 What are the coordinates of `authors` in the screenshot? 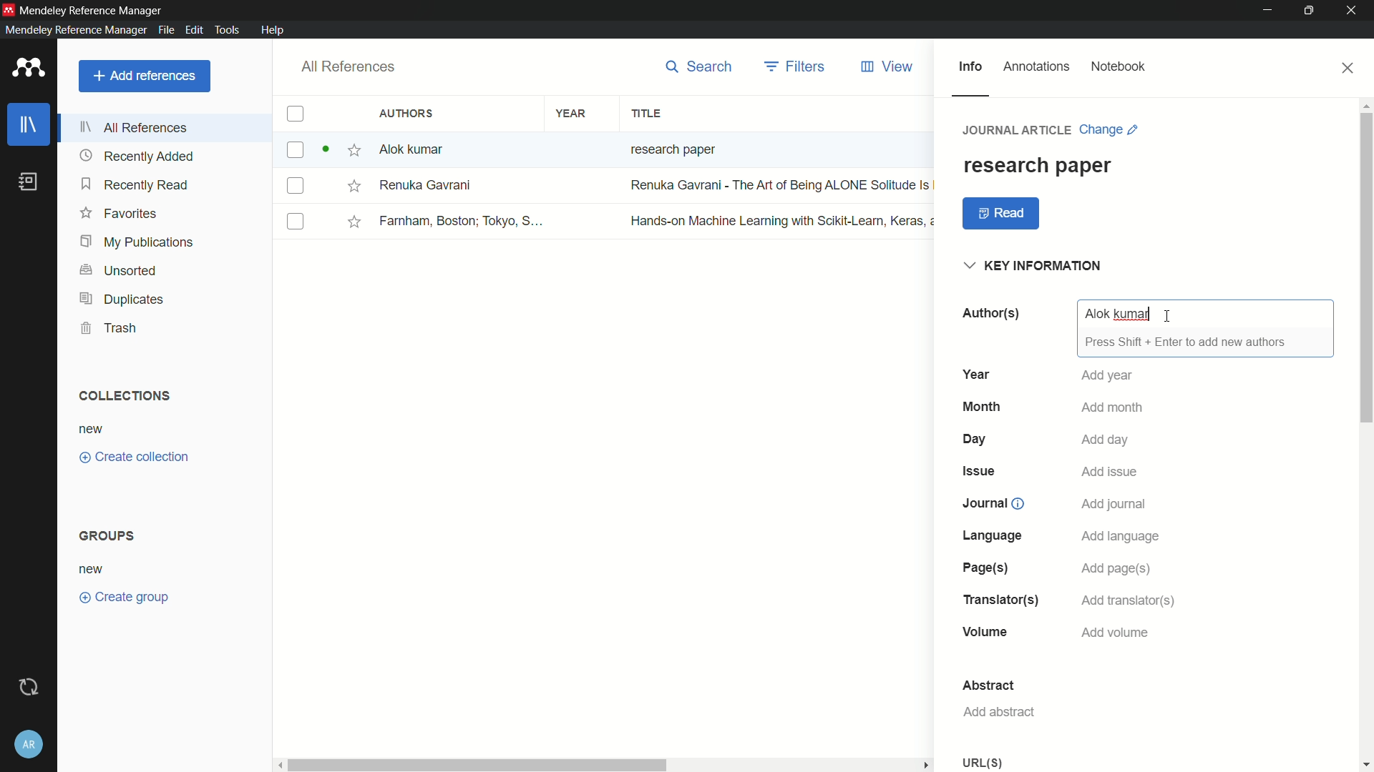 It's located at (409, 113).